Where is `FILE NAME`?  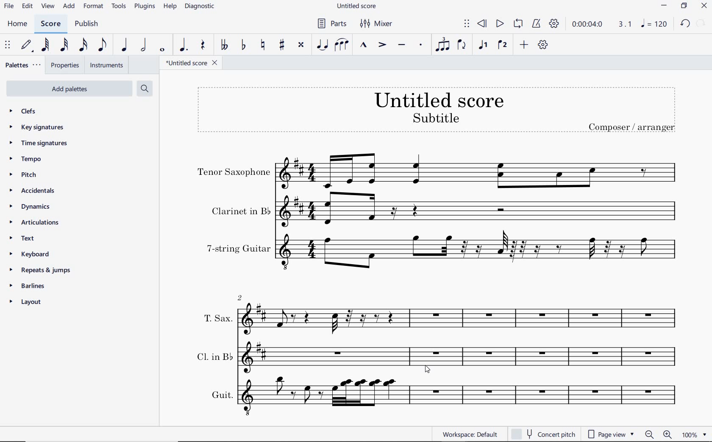
FILE NAME is located at coordinates (192, 64).